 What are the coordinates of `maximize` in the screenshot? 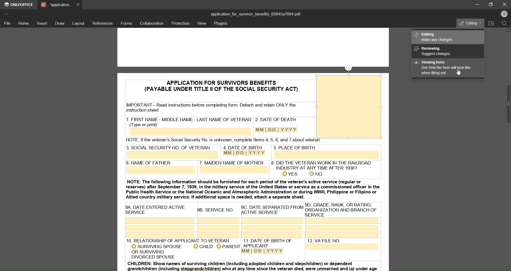 It's located at (492, 4).